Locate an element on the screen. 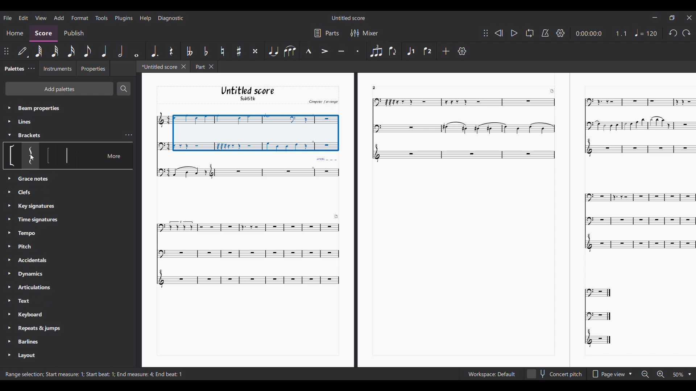 Image resolution: width=696 pixels, height=391 pixels. Brackets is located at coordinates (34, 135).